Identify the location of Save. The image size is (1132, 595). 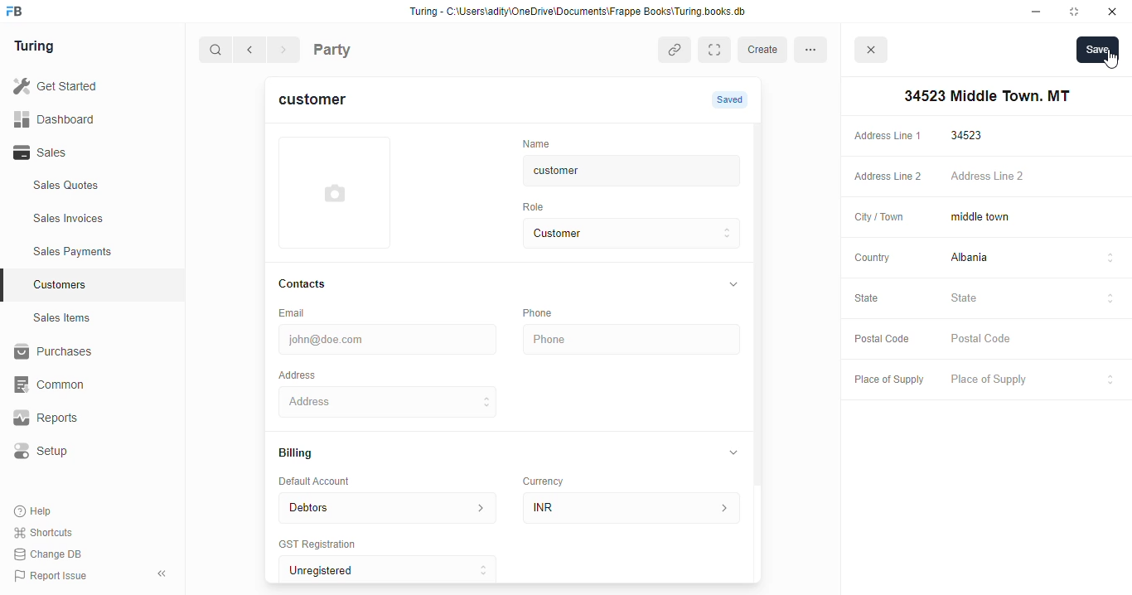
(1097, 49).